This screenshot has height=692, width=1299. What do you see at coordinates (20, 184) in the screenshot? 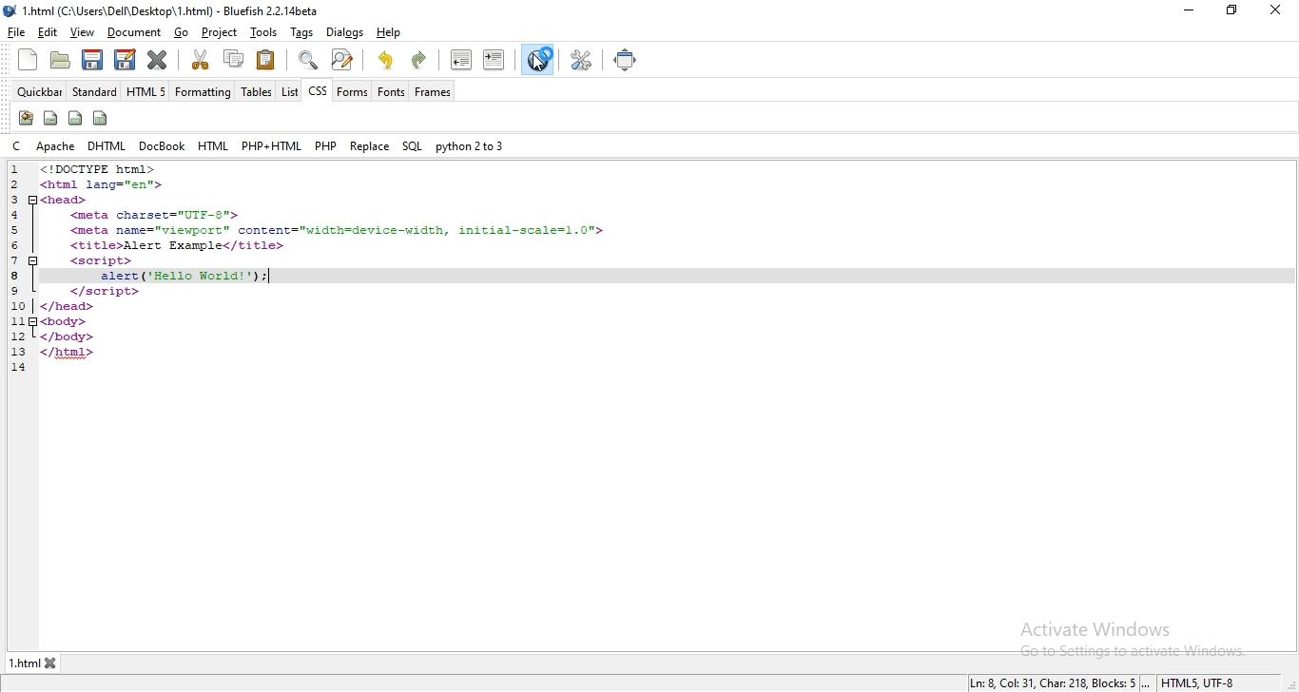
I see `2` at bounding box center [20, 184].